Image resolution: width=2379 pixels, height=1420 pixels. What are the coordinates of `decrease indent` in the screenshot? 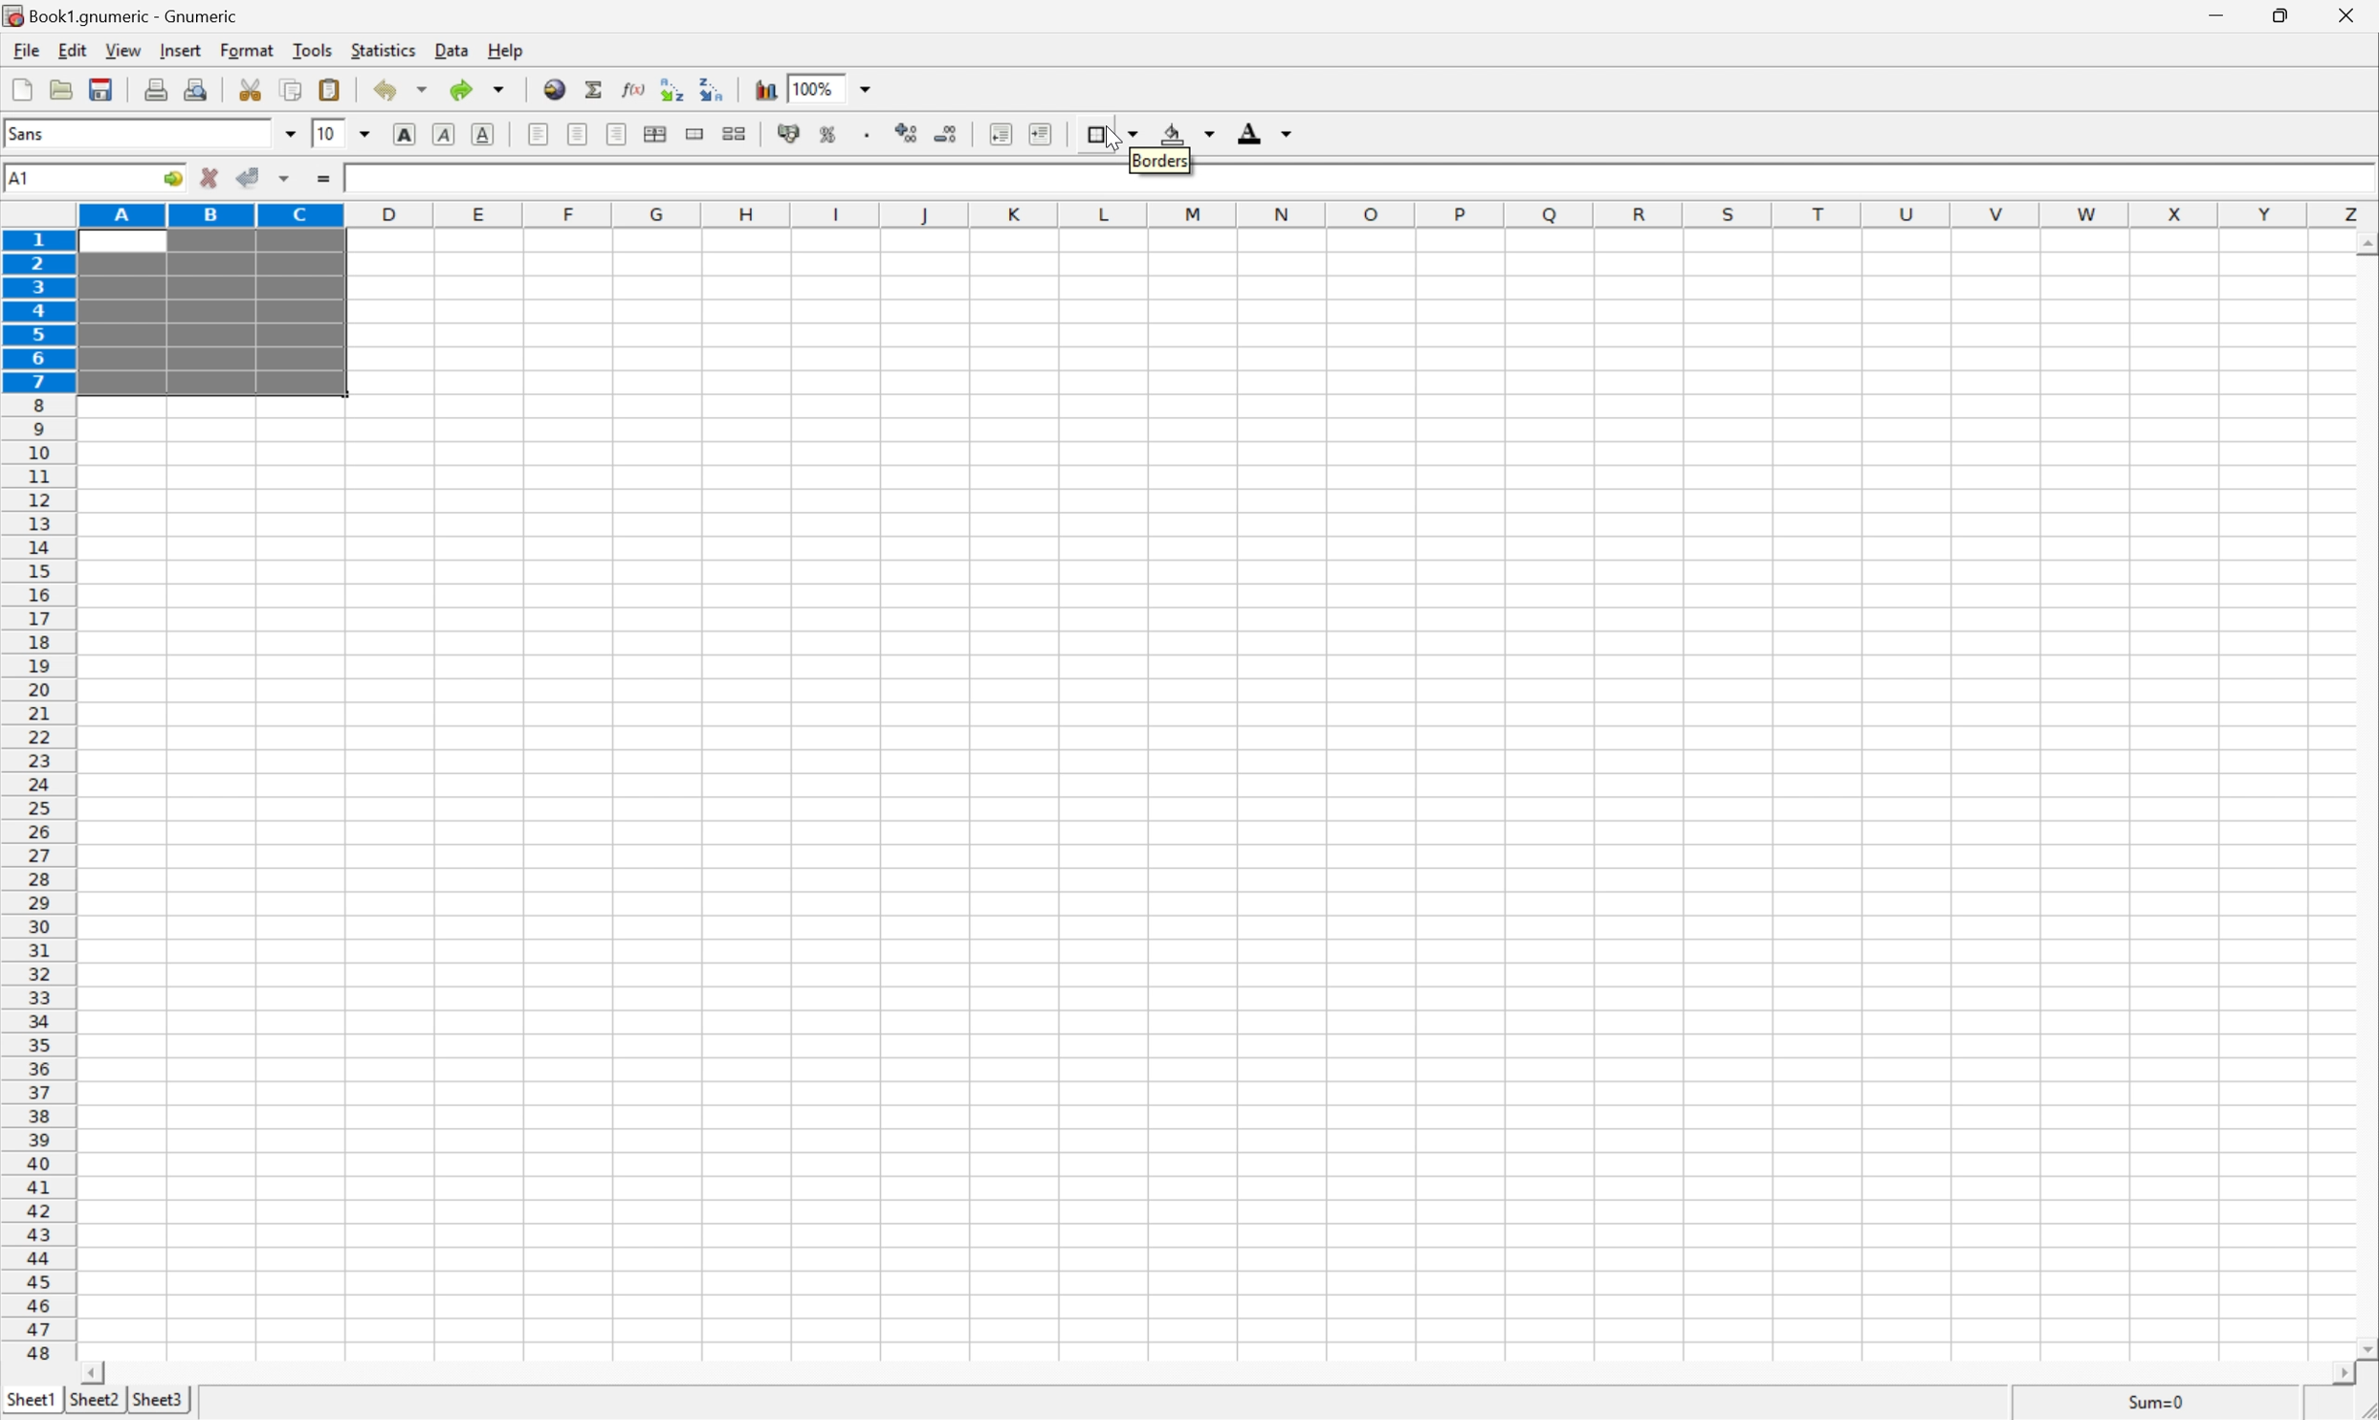 It's located at (1000, 133).